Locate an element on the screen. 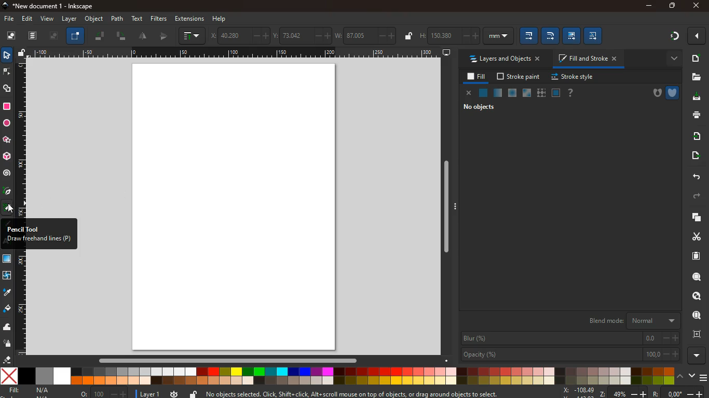 Image resolution: width=709 pixels, height=398 pixels. spray is located at coordinates (9, 344).